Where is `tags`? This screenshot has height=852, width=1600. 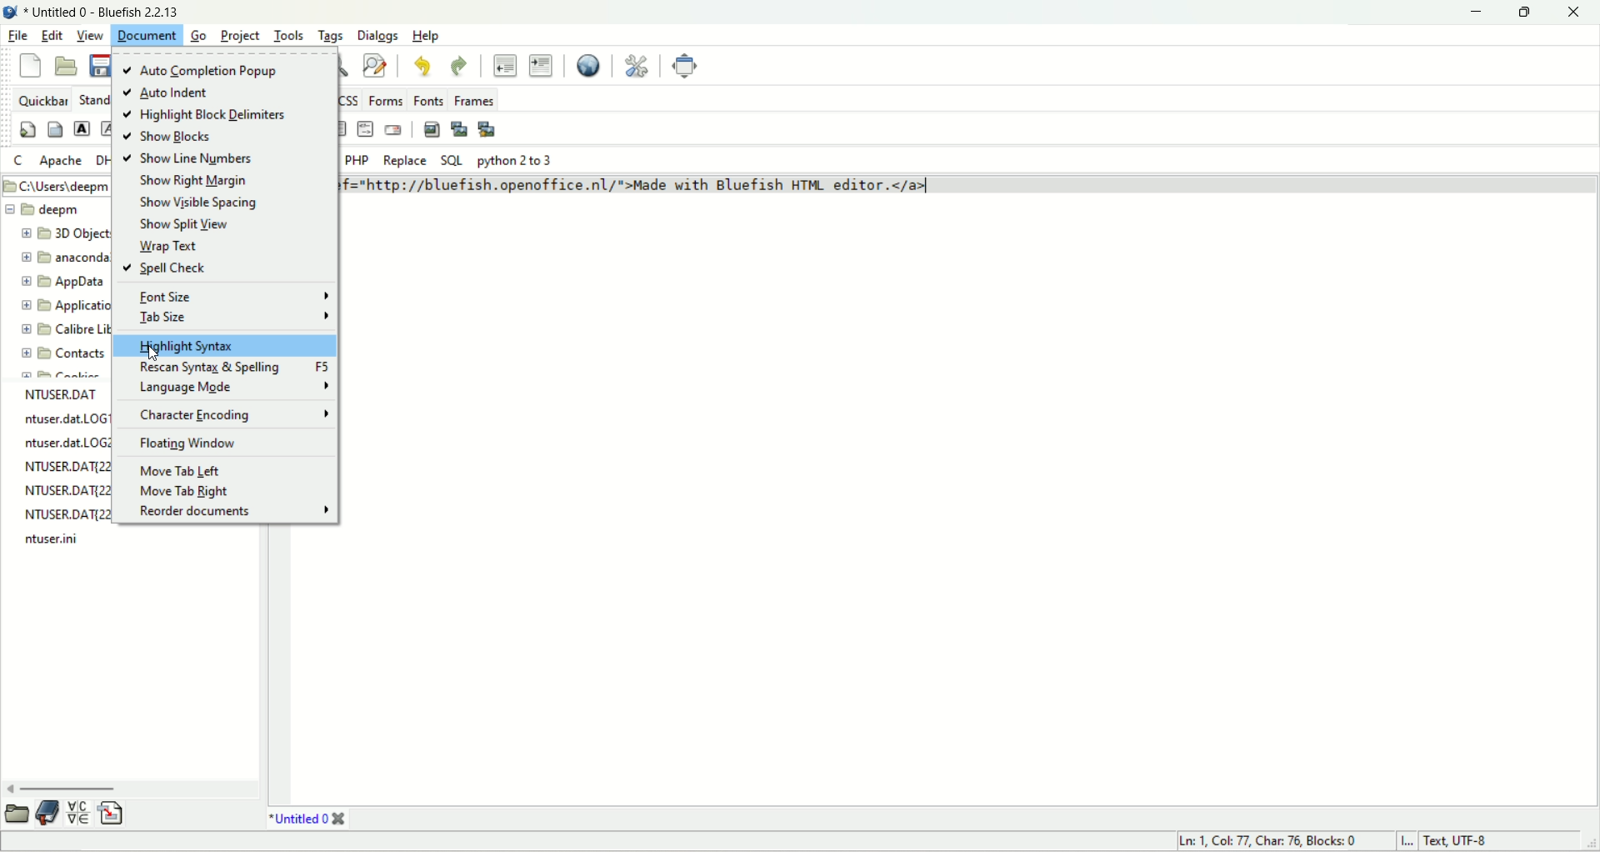 tags is located at coordinates (331, 34).